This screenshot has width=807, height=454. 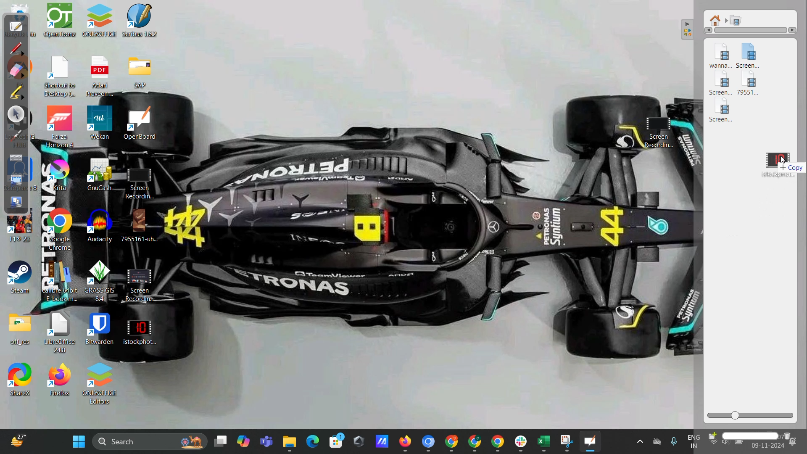 What do you see at coordinates (138, 331) in the screenshot?
I see `istockphoto` at bounding box center [138, 331].